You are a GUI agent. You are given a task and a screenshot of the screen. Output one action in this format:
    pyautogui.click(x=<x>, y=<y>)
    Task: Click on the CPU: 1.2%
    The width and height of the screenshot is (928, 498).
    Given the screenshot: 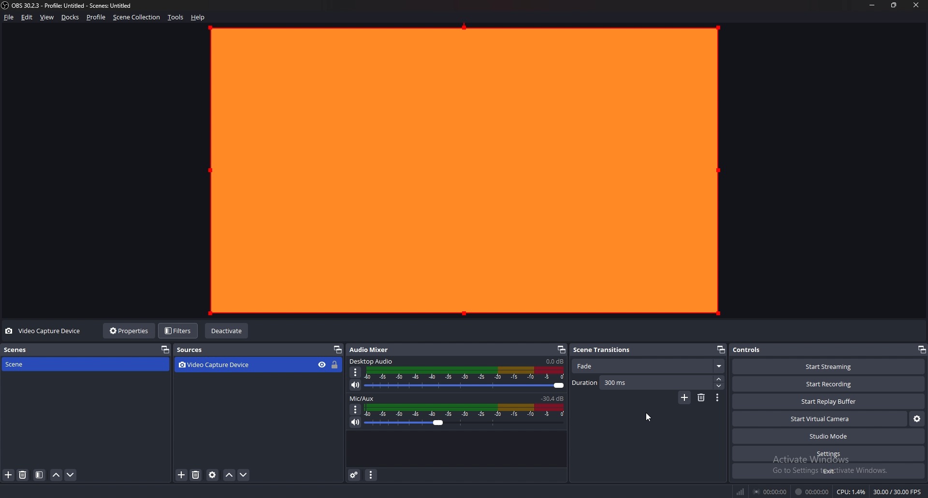 What is the action you would take?
    pyautogui.click(x=852, y=492)
    